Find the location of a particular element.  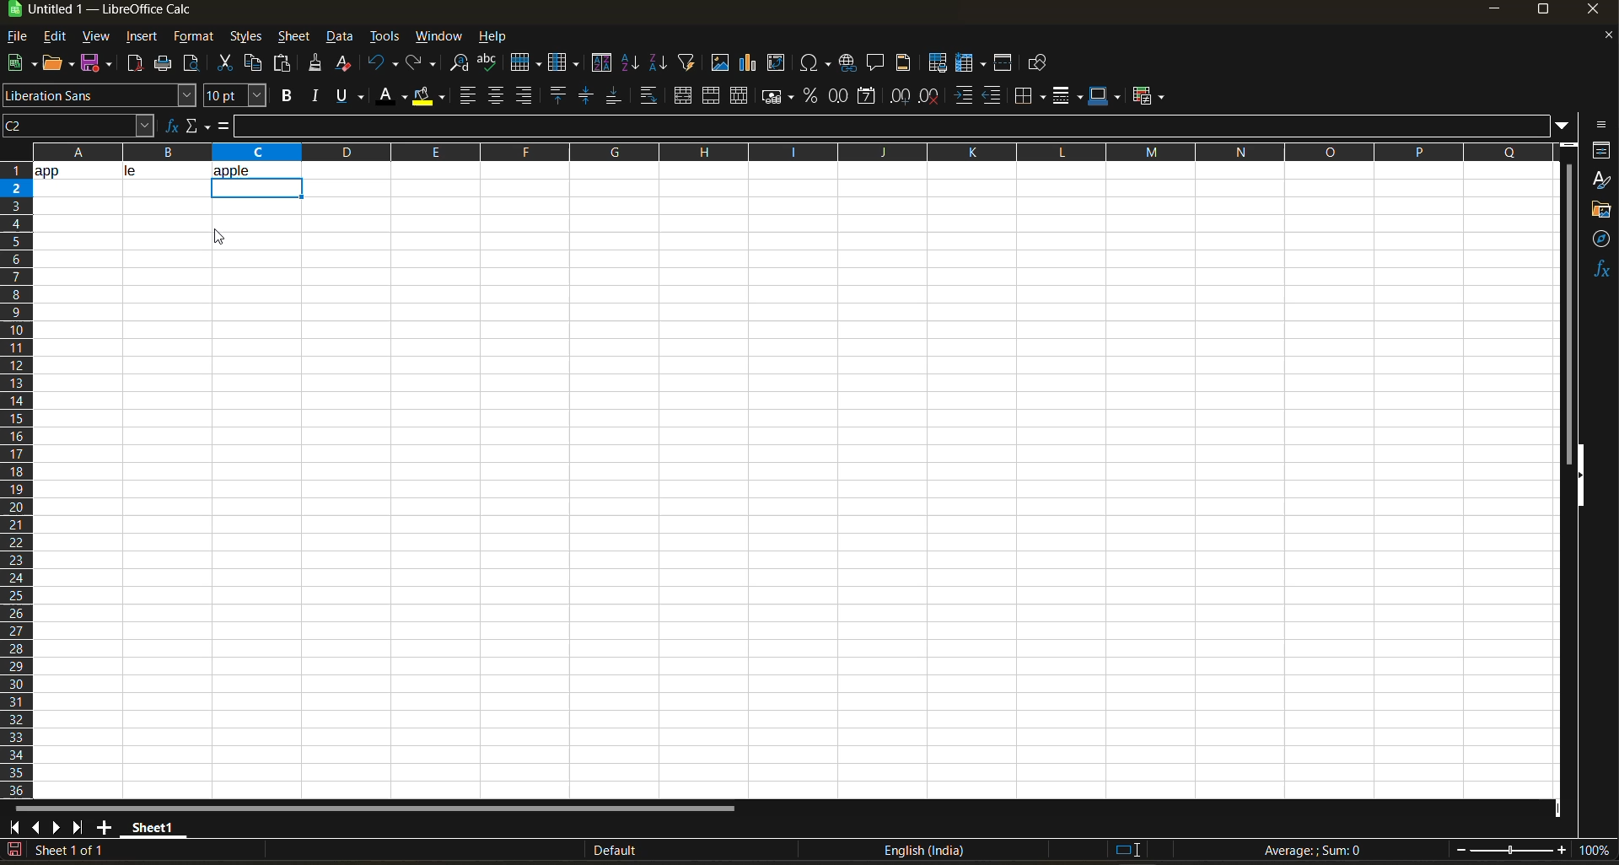

format is located at coordinates (195, 39).